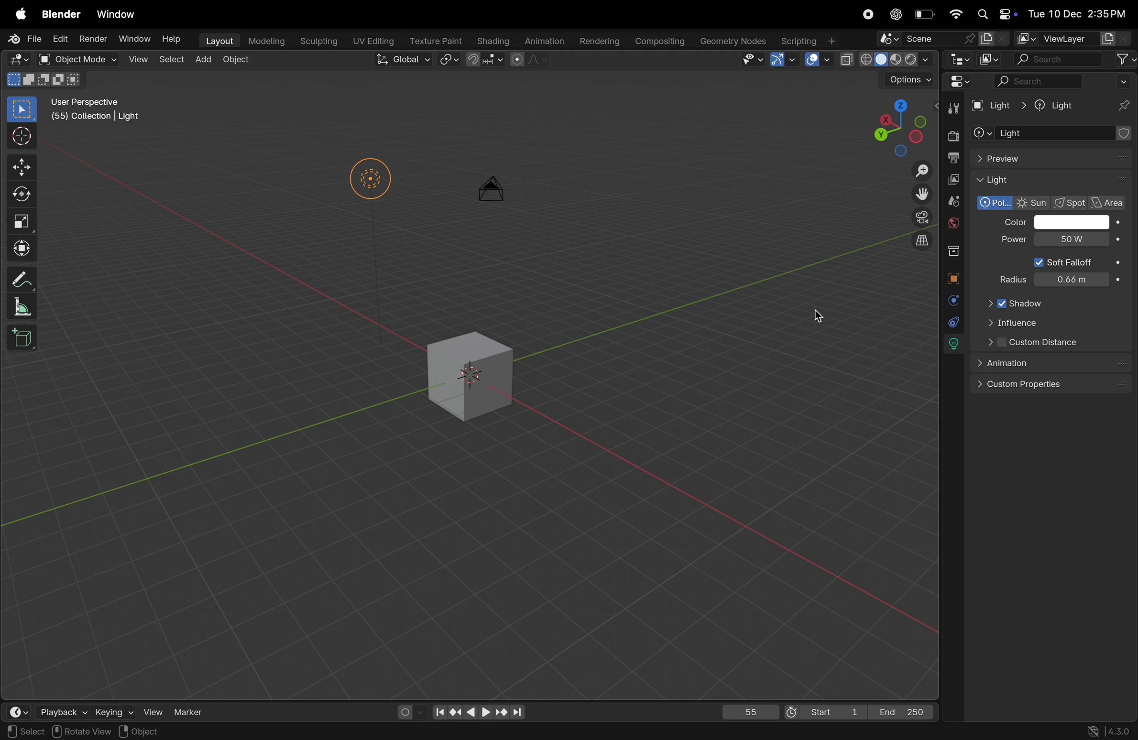 This screenshot has width=1138, height=740. What do you see at coordinates (890, 60) in the screenshot?
I see `view port shading` at bounding box center [890, 60].